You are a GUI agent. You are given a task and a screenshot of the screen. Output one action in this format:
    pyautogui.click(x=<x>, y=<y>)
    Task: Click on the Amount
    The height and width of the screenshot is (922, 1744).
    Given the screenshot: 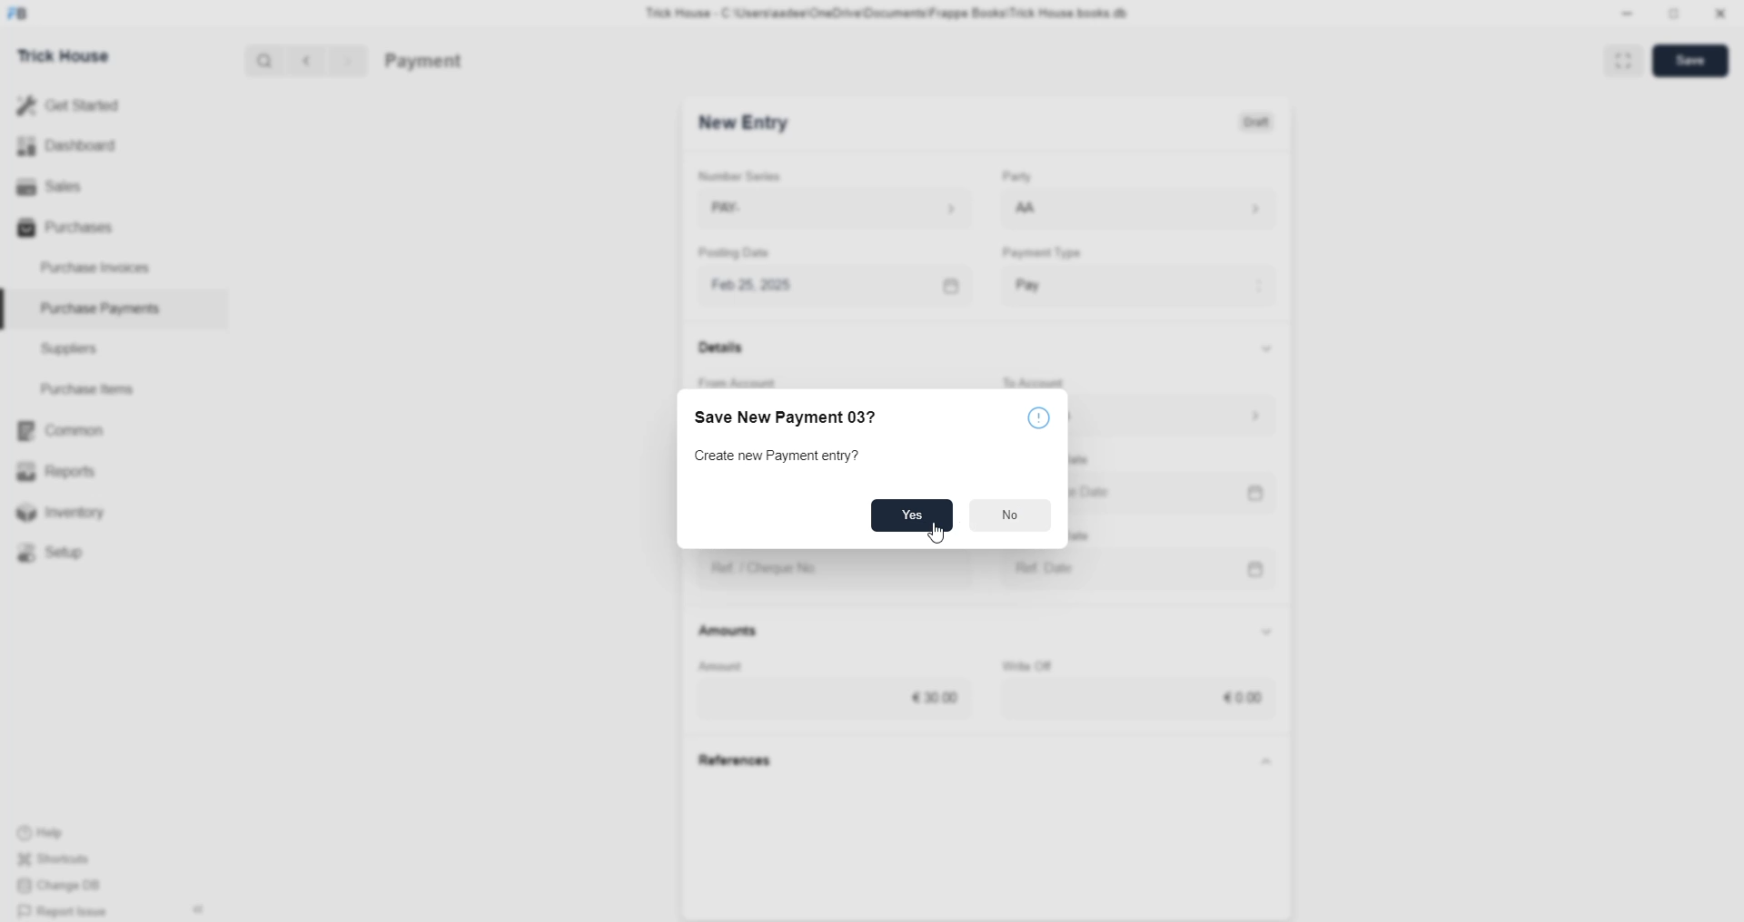 What is the action you would take?
    pyautogui.click(x=740, y=663)
    